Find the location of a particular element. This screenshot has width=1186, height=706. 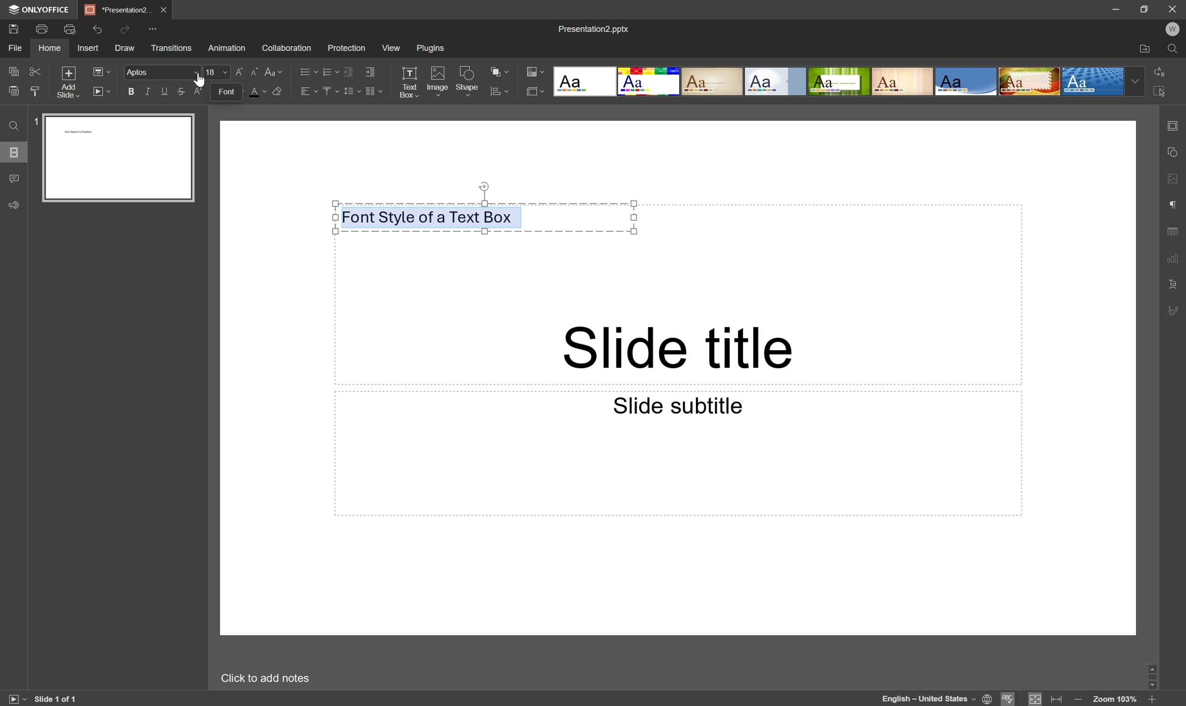

Zoom in is located at coordinates (1156, 700).